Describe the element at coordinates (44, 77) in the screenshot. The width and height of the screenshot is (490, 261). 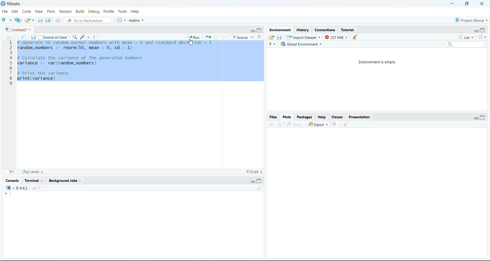
I see `# Print the variance
print(variance)` at that location.